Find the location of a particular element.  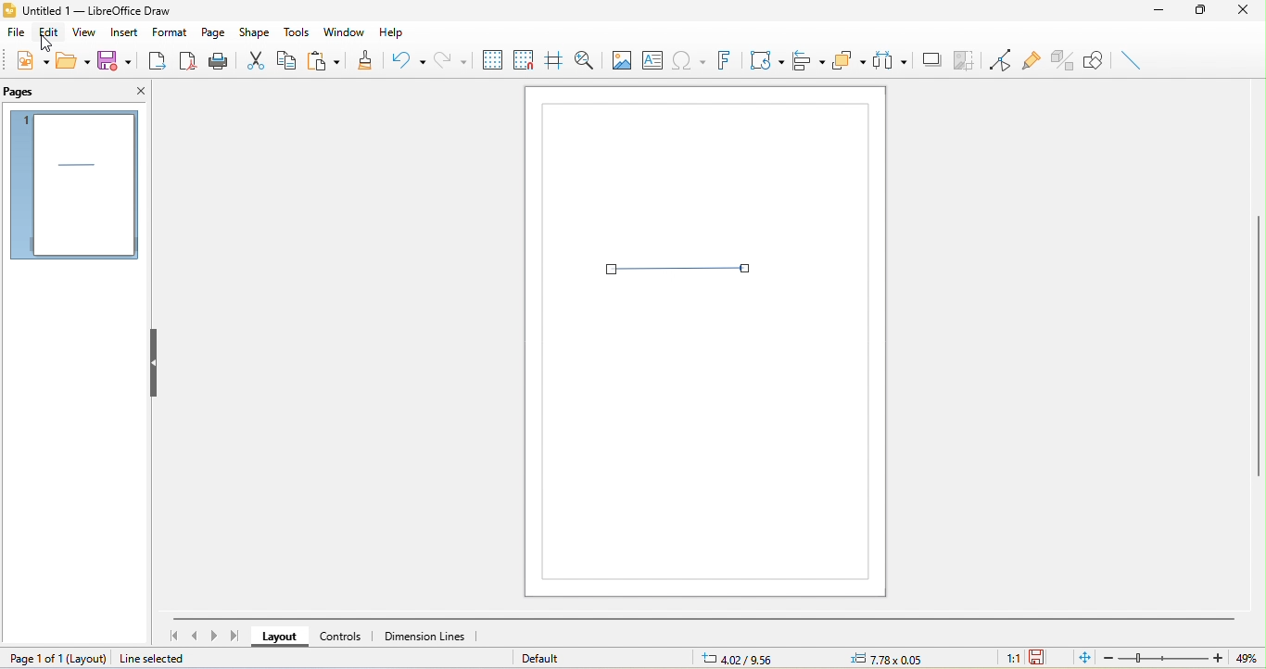

close is located at coordinates (137, 94).